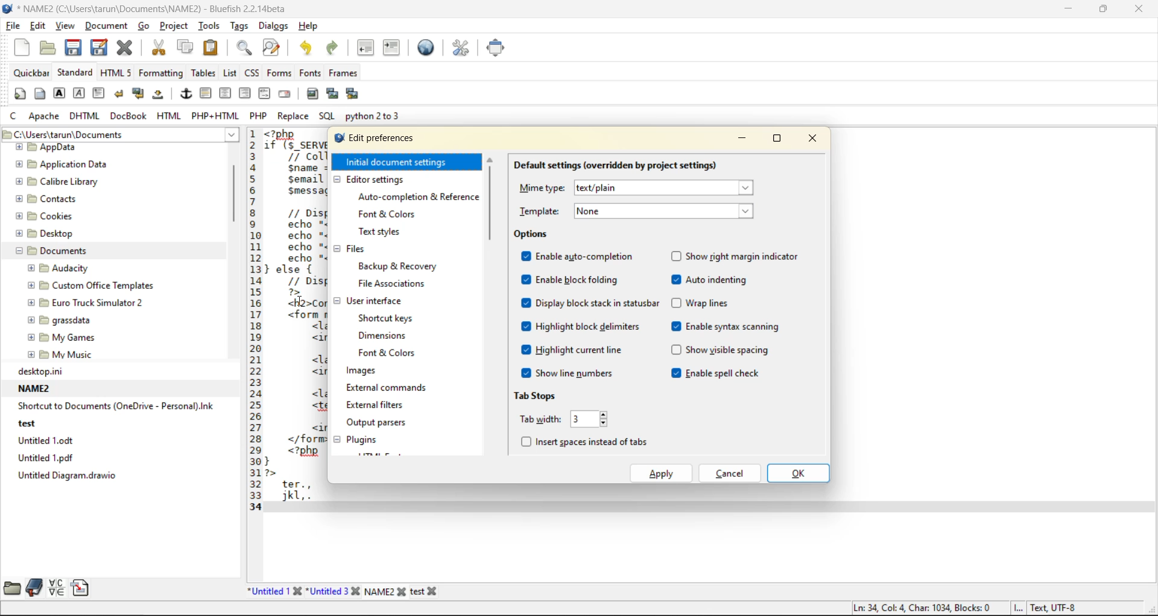  Describe the element at coordinates (715, 278) in the screenshot. I see `auto indenting` at that location.